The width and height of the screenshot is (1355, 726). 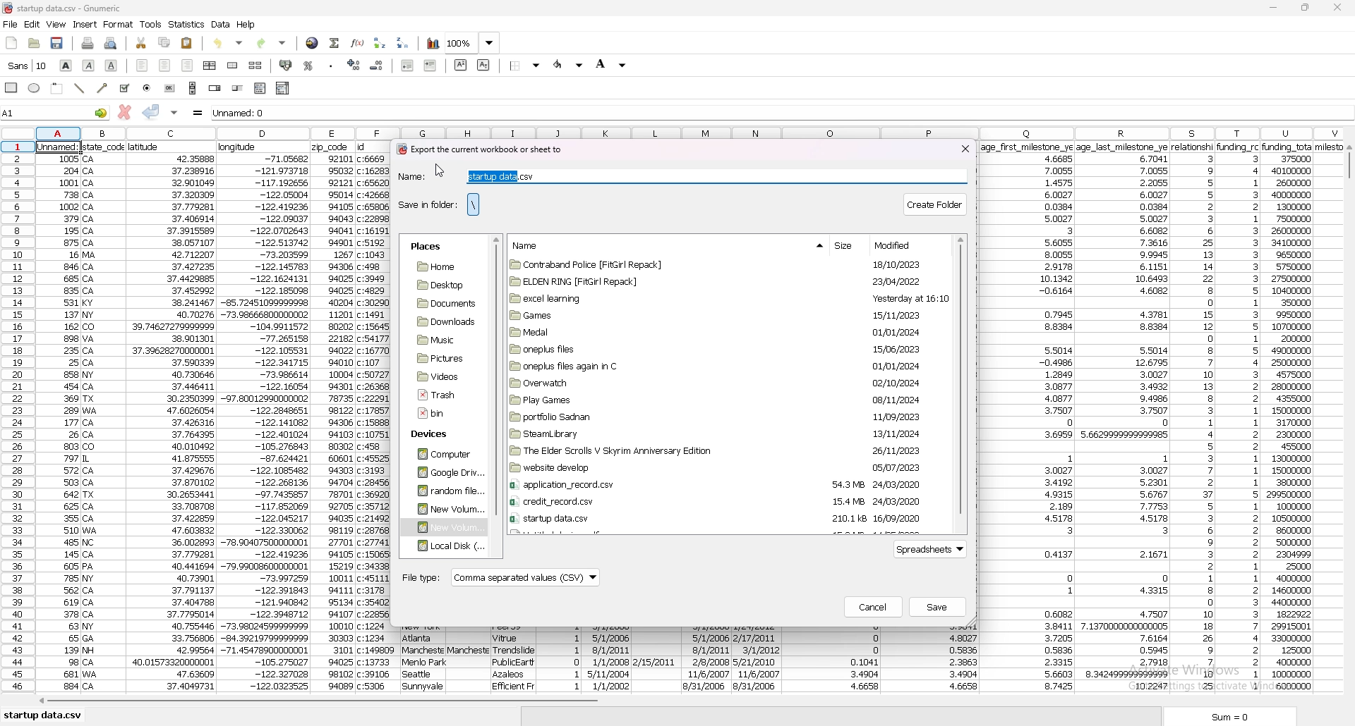 I want to click on path, so click(x=473, y=204).